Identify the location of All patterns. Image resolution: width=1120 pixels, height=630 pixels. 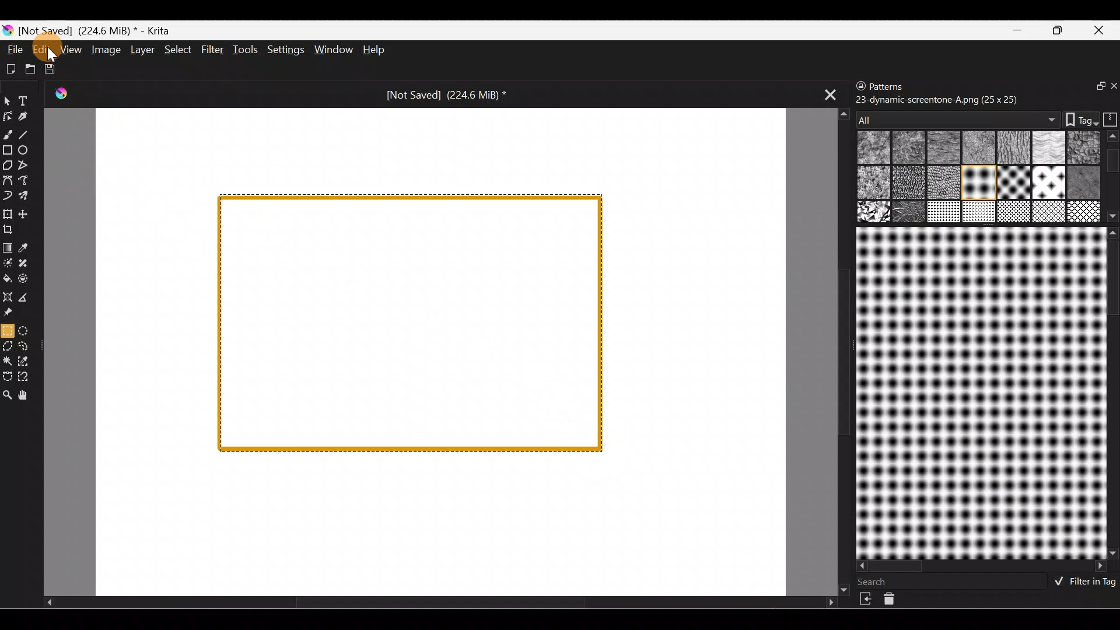
(955, 116).